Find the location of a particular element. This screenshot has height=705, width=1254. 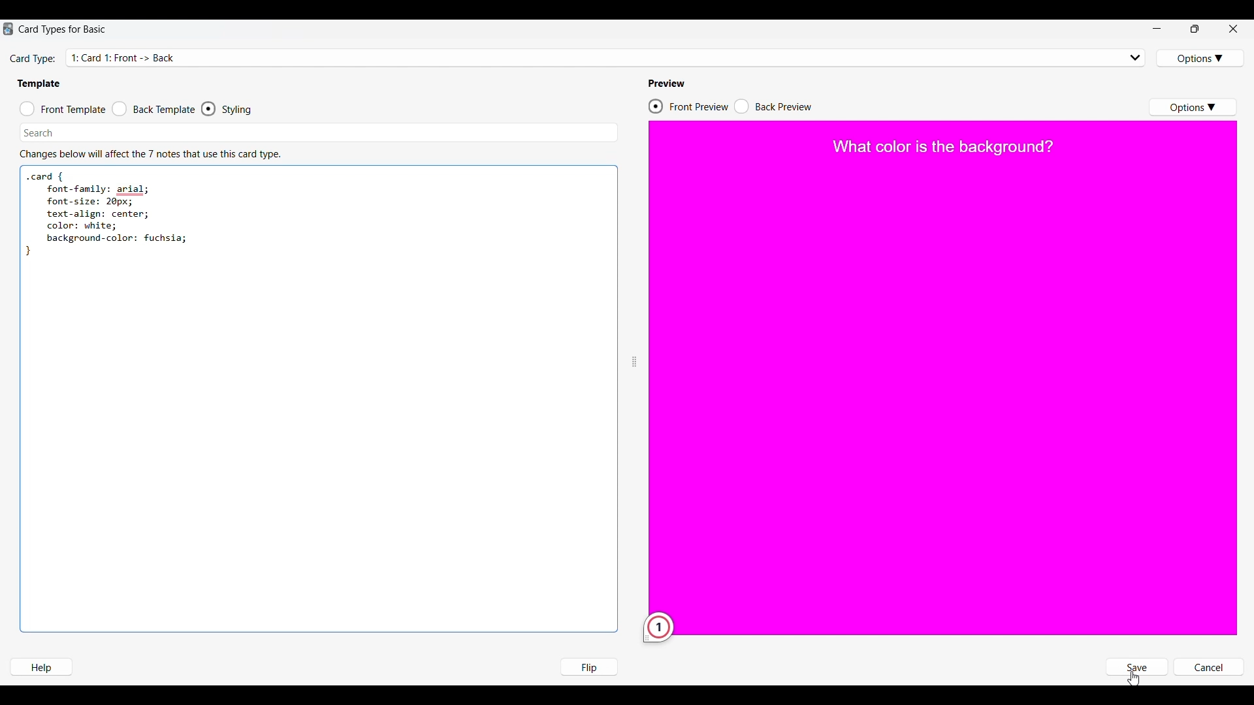

Displays card type selected is located at coordinates (607, 57).